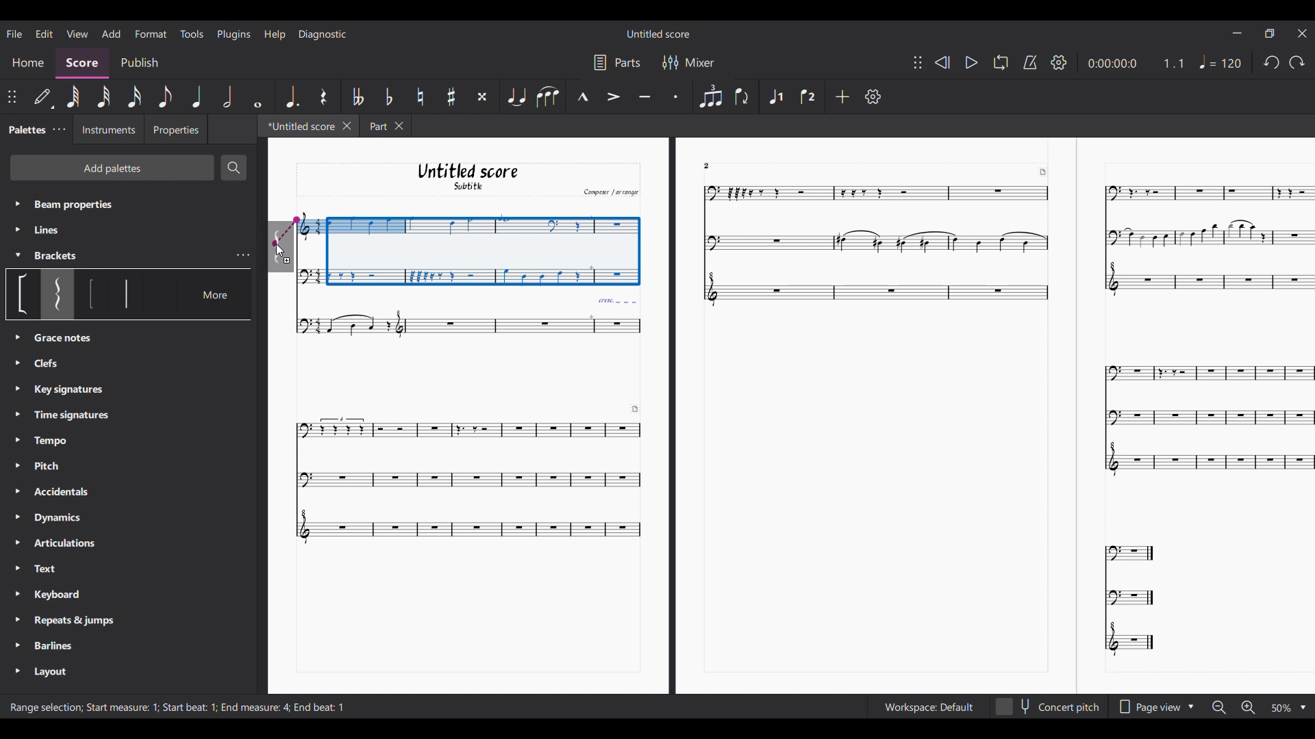  I want to click on Accent, so click(613, 96).